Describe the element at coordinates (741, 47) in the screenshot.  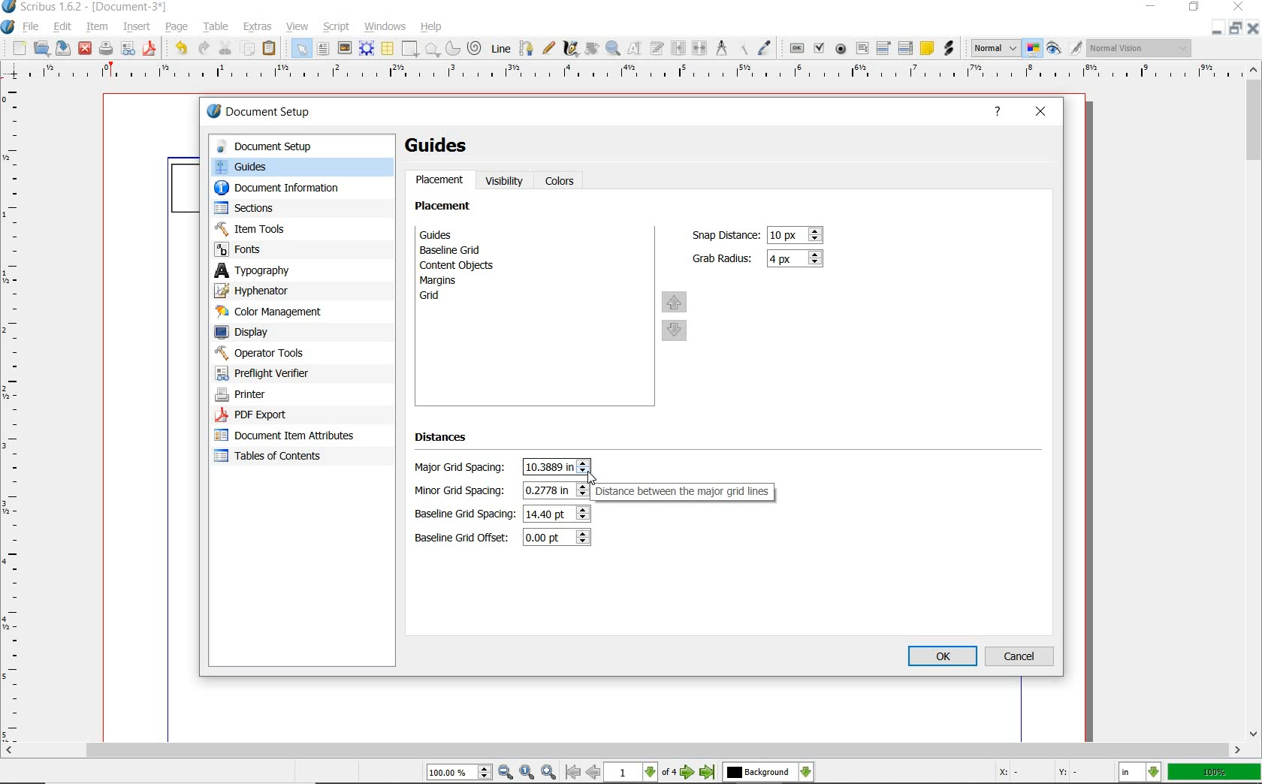
I see `copy item properties` at that location.